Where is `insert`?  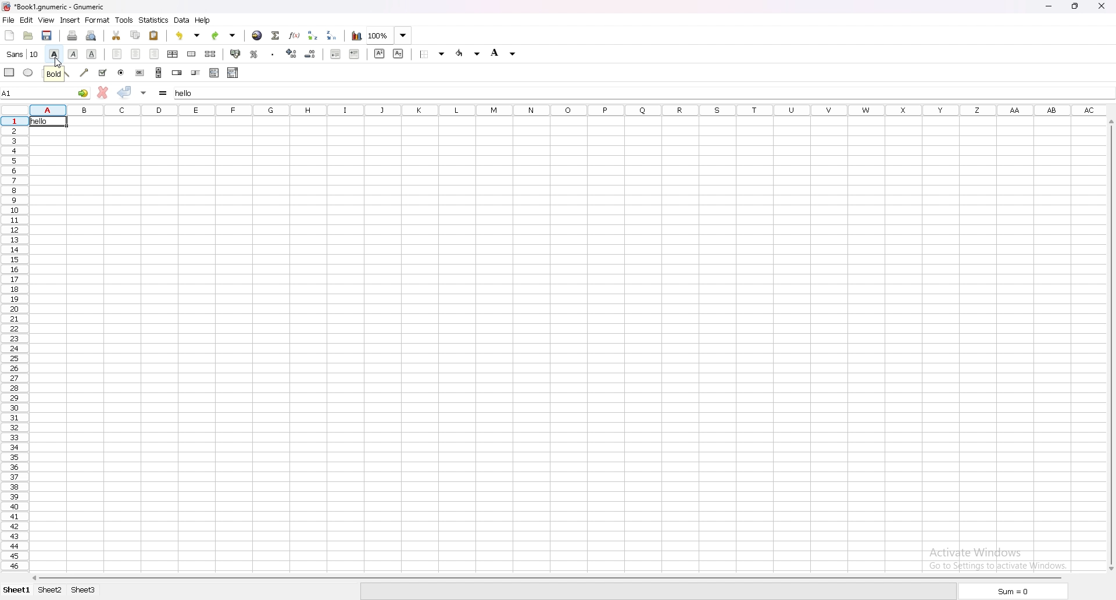
insert is located at coordinates (69, 20).